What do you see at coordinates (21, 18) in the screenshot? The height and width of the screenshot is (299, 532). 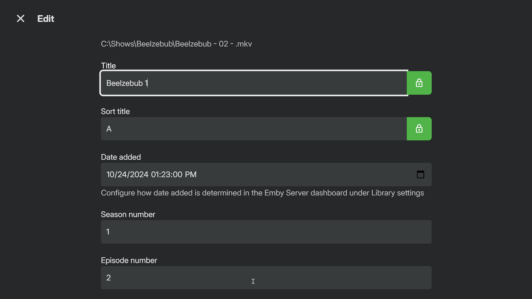 I see `Close` at bounding box center [21, 18].